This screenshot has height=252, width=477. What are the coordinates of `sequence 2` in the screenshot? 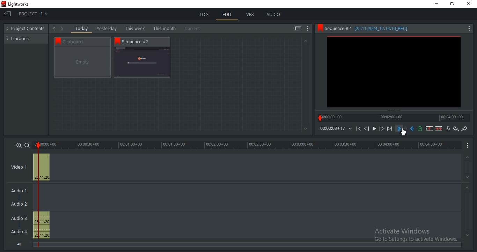 It's located at (142, 63).